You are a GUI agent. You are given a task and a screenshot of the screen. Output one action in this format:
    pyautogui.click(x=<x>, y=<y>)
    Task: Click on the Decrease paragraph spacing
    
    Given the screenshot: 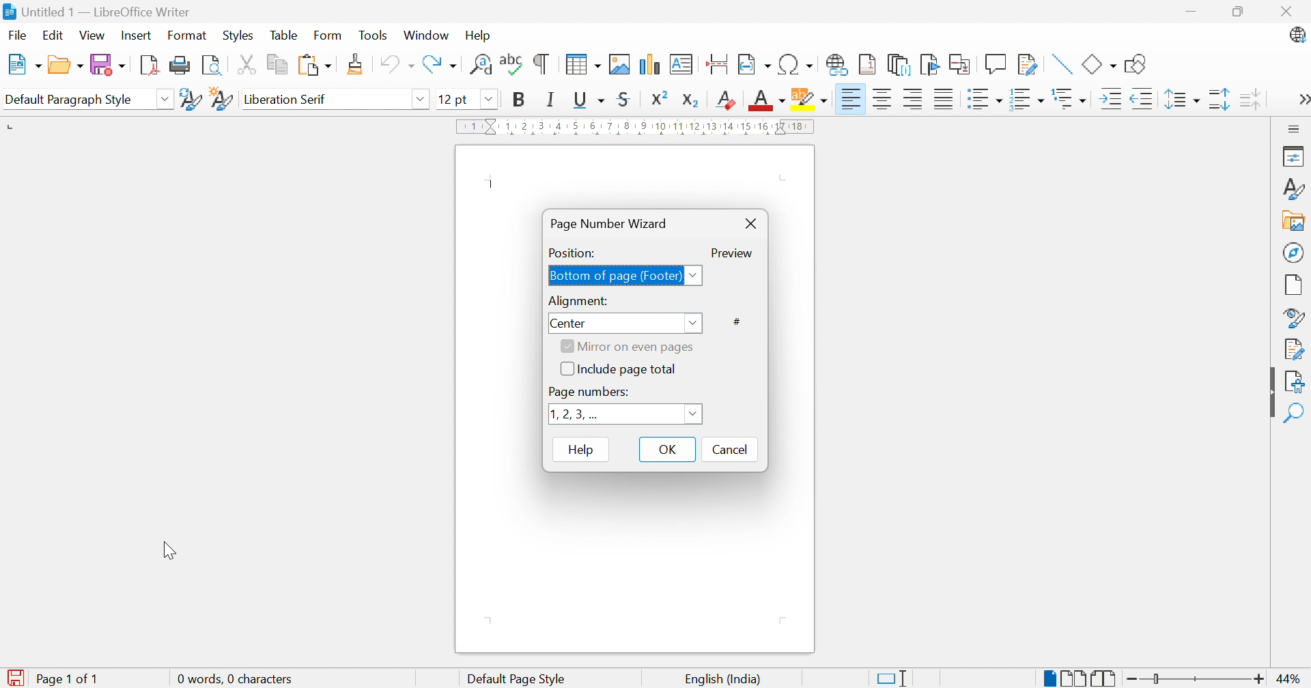 What is the action you would take?
    pyautogui.click(x=1250, y=98)
    